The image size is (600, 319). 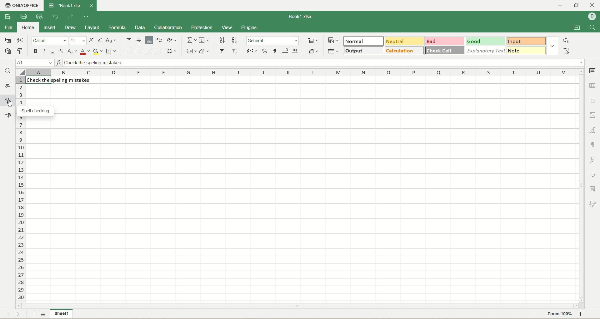 What do you see at coordinates (593, 85) in the screenshot?
I see `table settings` at bounding box center [593, 85].